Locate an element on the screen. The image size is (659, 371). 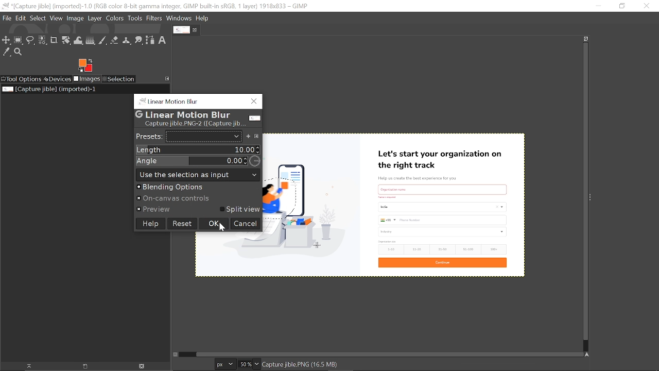
Zoom tool is located at coordinates (20, 53).